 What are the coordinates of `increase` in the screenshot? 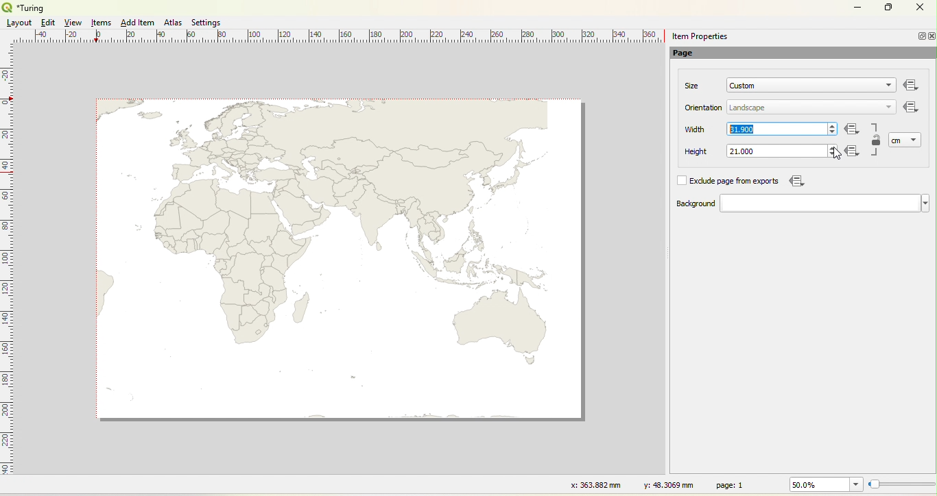 It's located at (833, 125).